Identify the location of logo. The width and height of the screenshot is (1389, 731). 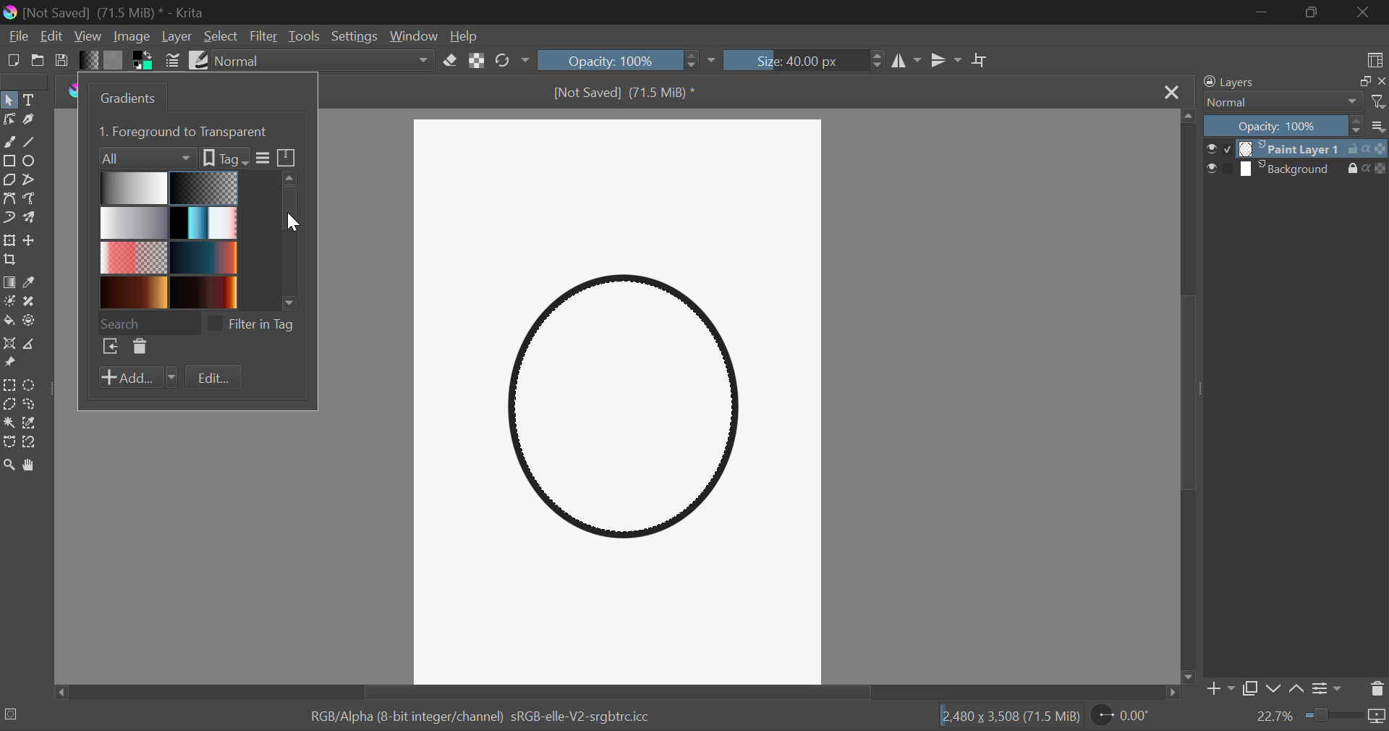
(13, 14).